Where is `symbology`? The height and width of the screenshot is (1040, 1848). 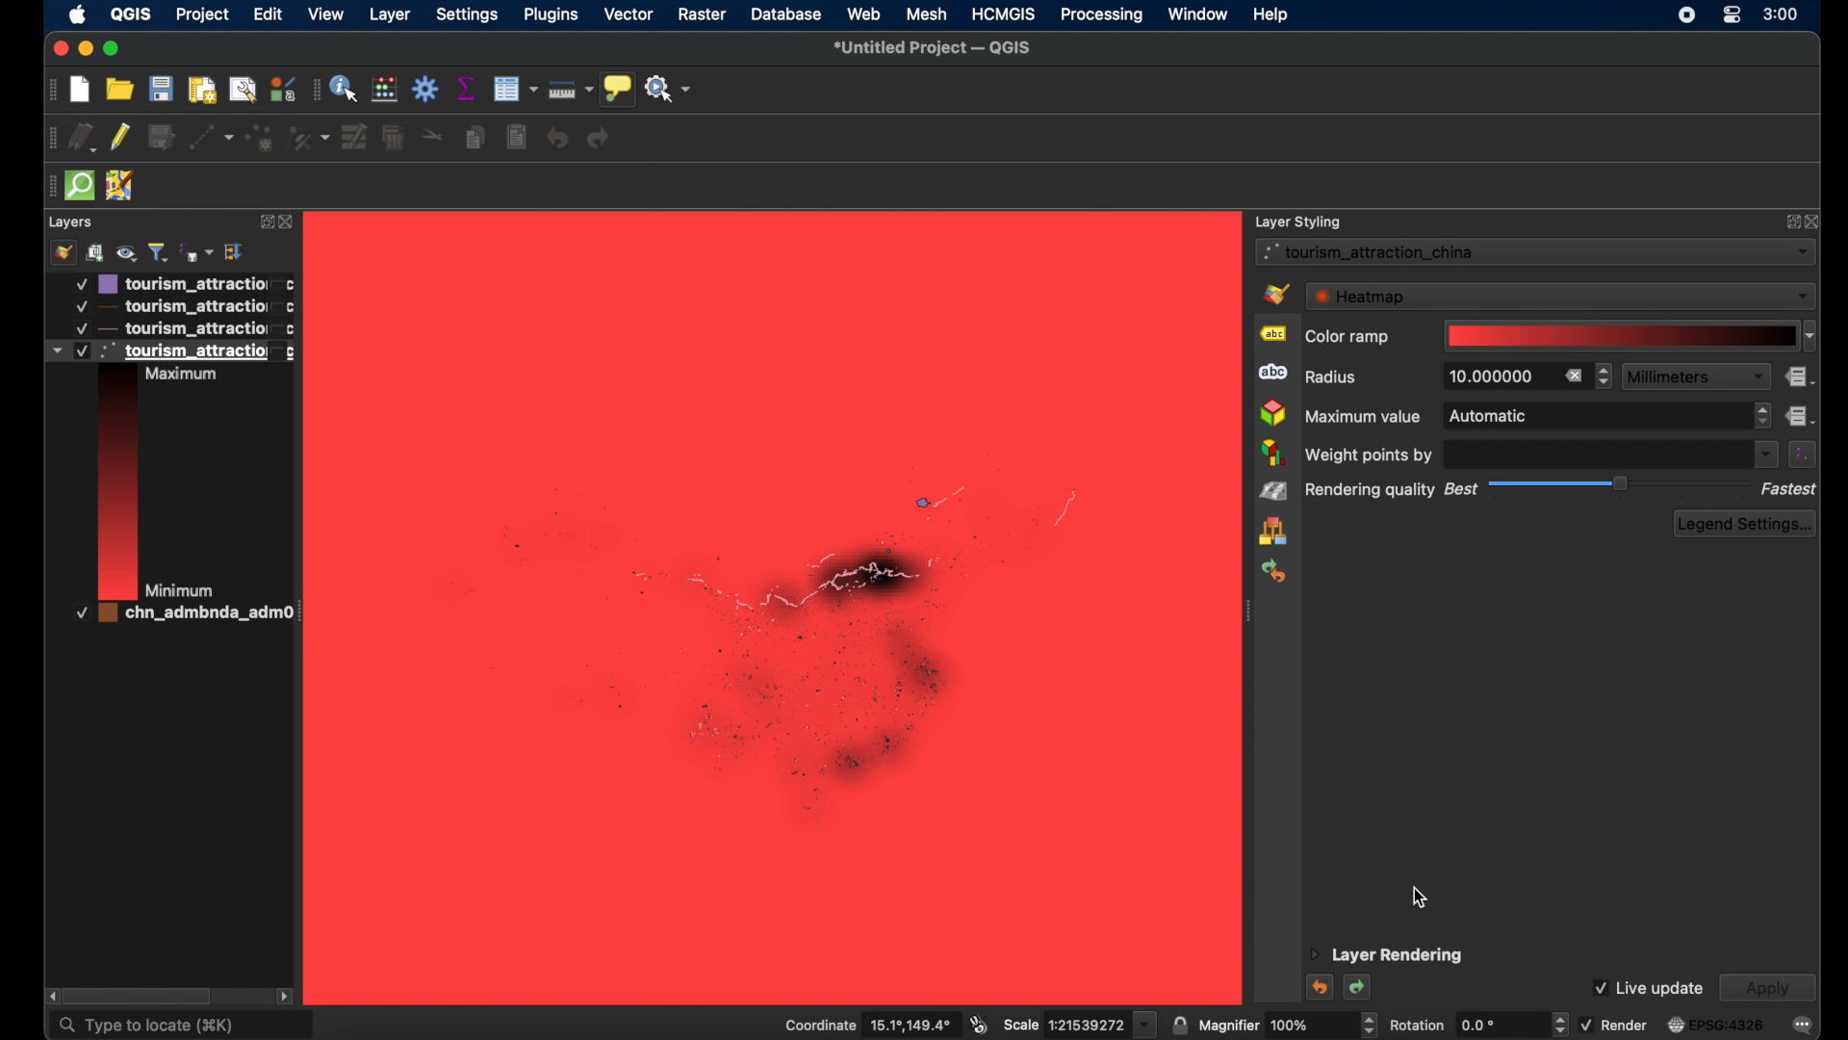 symbology is located at coordinates (1275, 293).